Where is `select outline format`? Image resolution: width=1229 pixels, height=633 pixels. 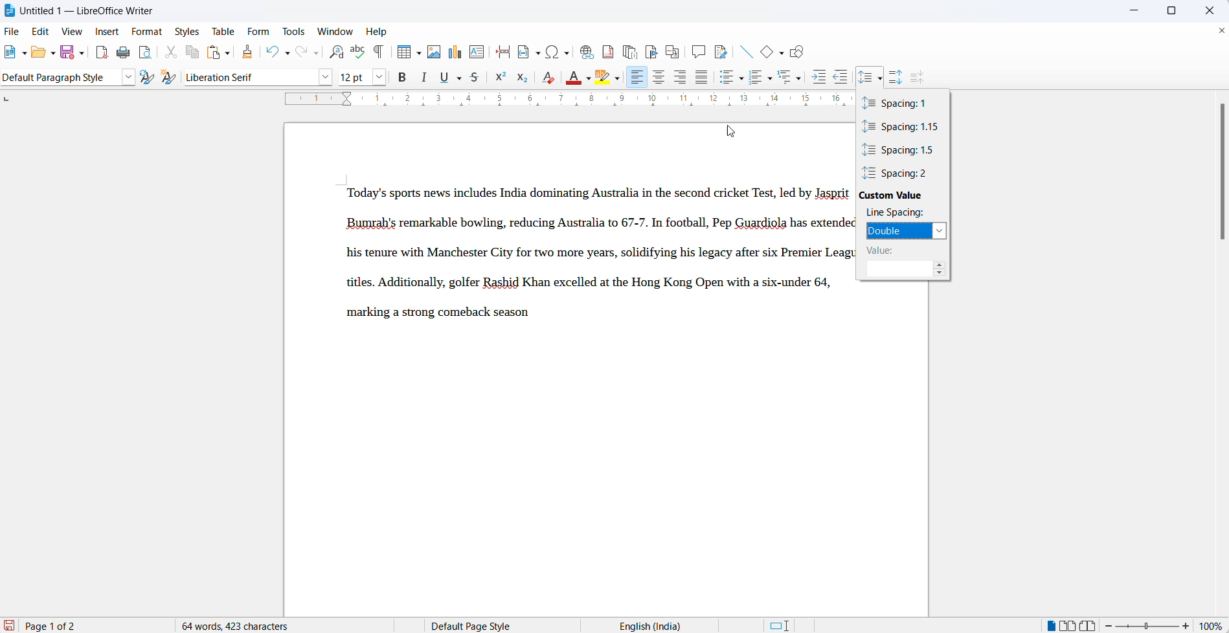
select outline format is located at coordinates (792, 77).